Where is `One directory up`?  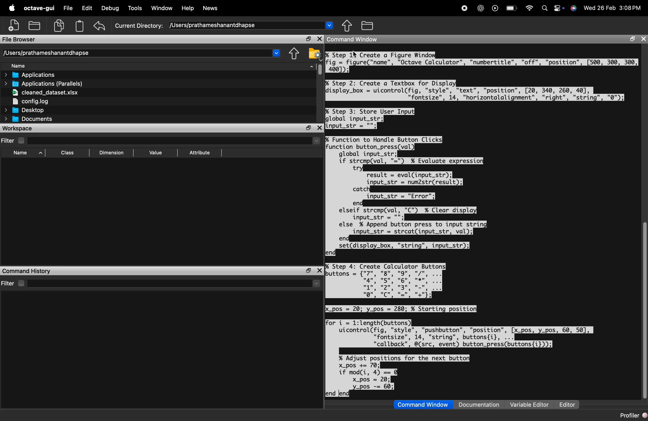 One directory up is located at coordinates (367, 26).